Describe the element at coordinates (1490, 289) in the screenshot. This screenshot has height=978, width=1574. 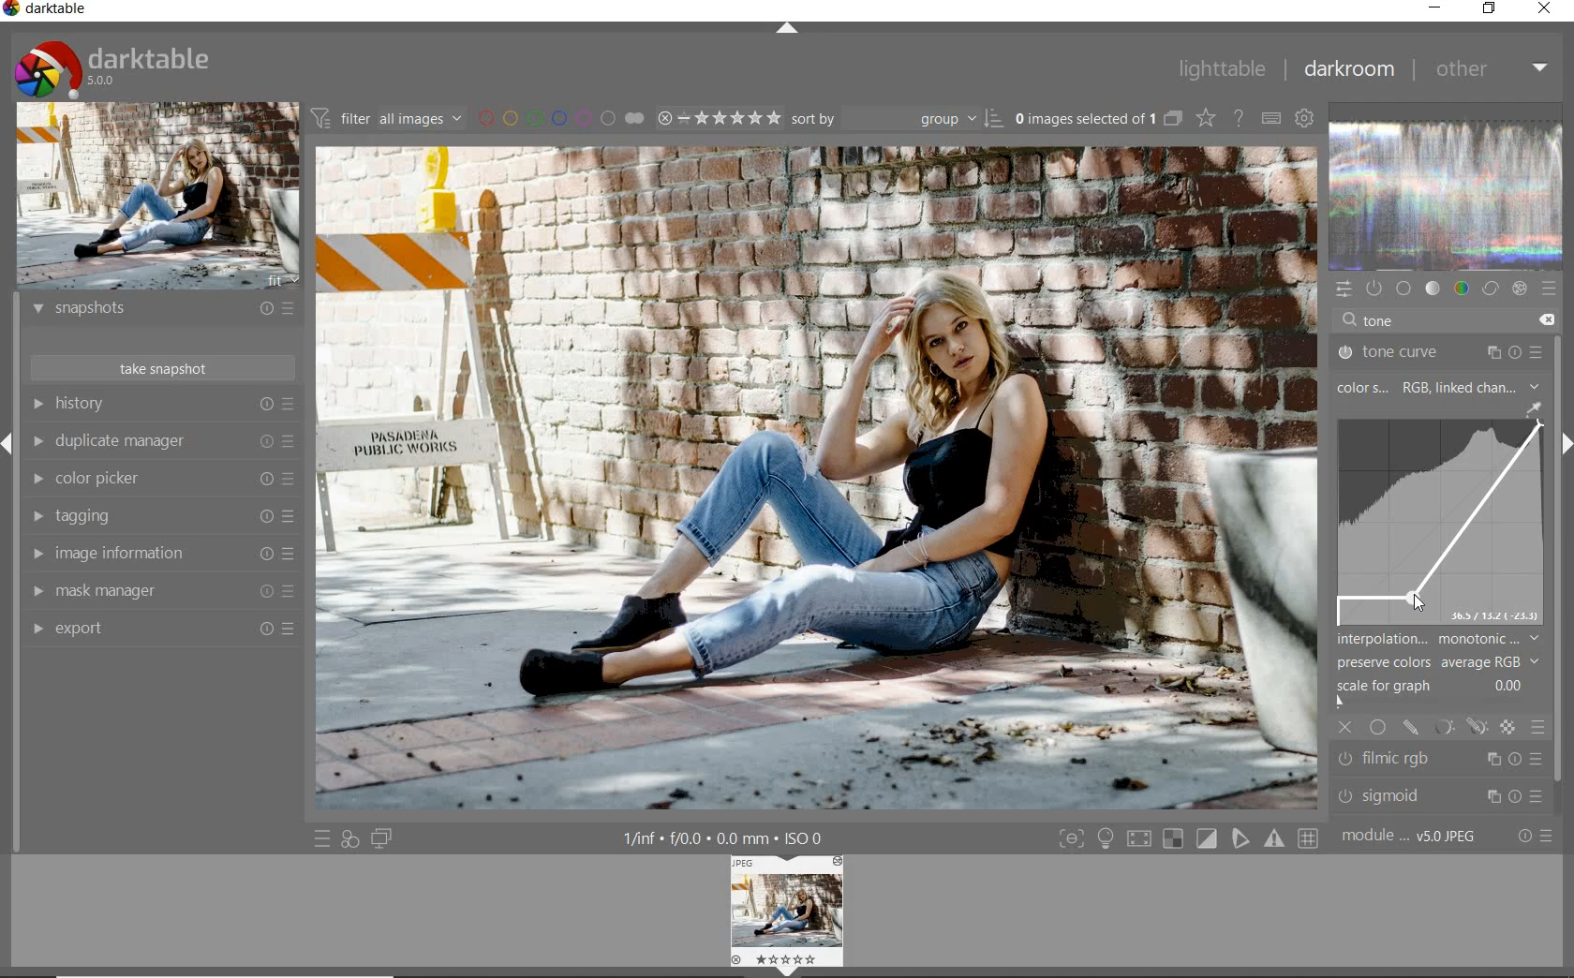
I see `correct` at that location.